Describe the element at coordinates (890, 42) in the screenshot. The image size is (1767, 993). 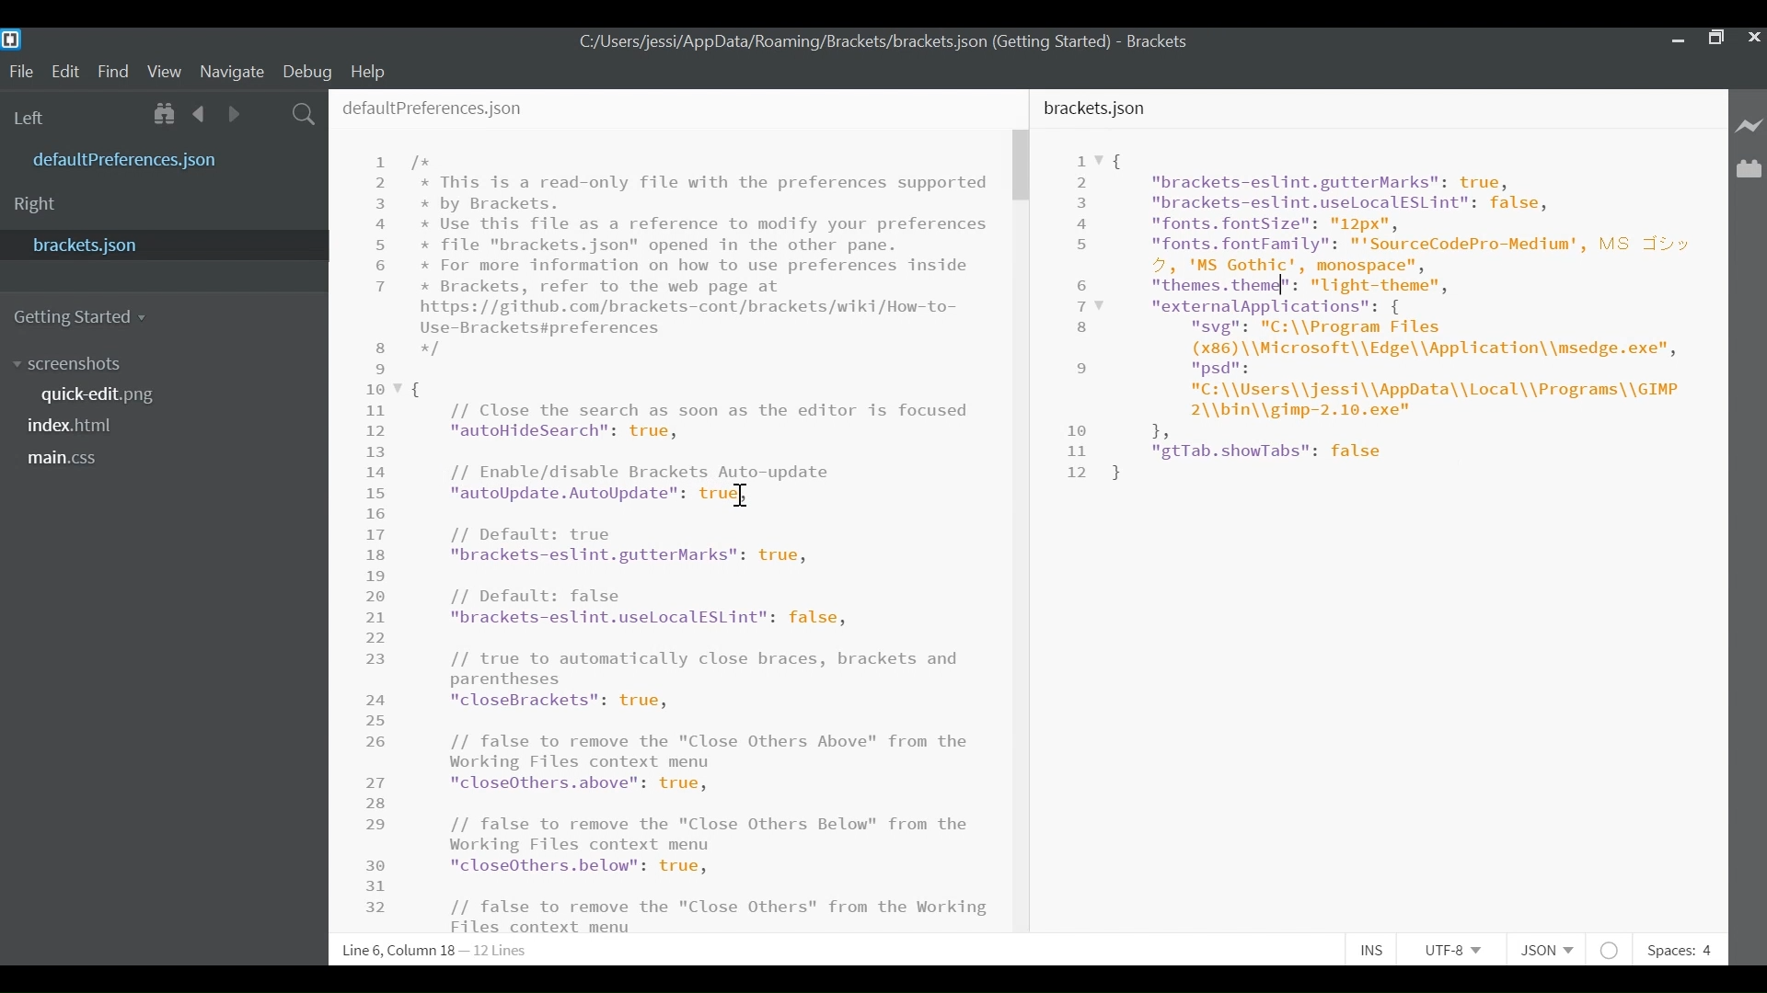
I see `bracket.json File Path- Brackets` at that location.